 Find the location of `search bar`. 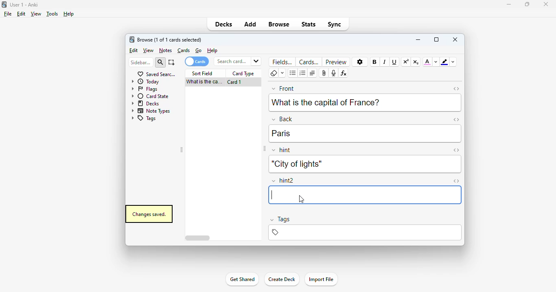

search bar is located at coordinates (237, 61).